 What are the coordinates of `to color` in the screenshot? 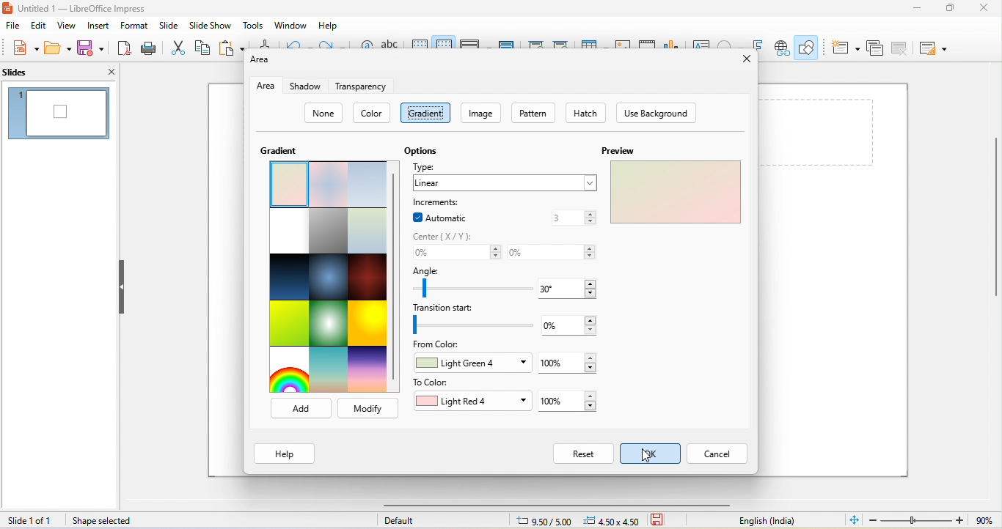 It's located at (442, 382).